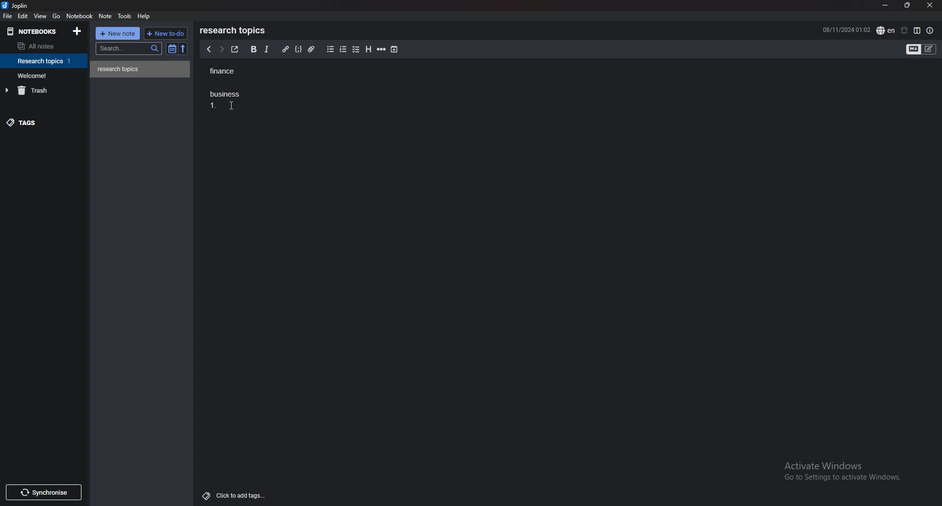 This screenshot has height=506, width=942. What do you see at coordinates (903, 30) in the screenshot?
I see `set alarm` at bounding box center [903, 30].